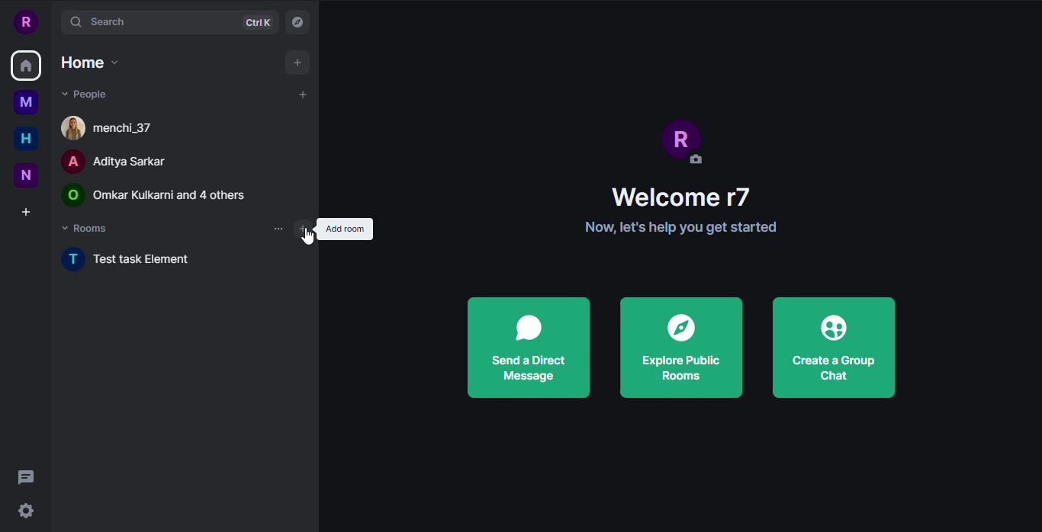 This screenshot has width=1042, height=532. I want to click on info, so click(682, 227).